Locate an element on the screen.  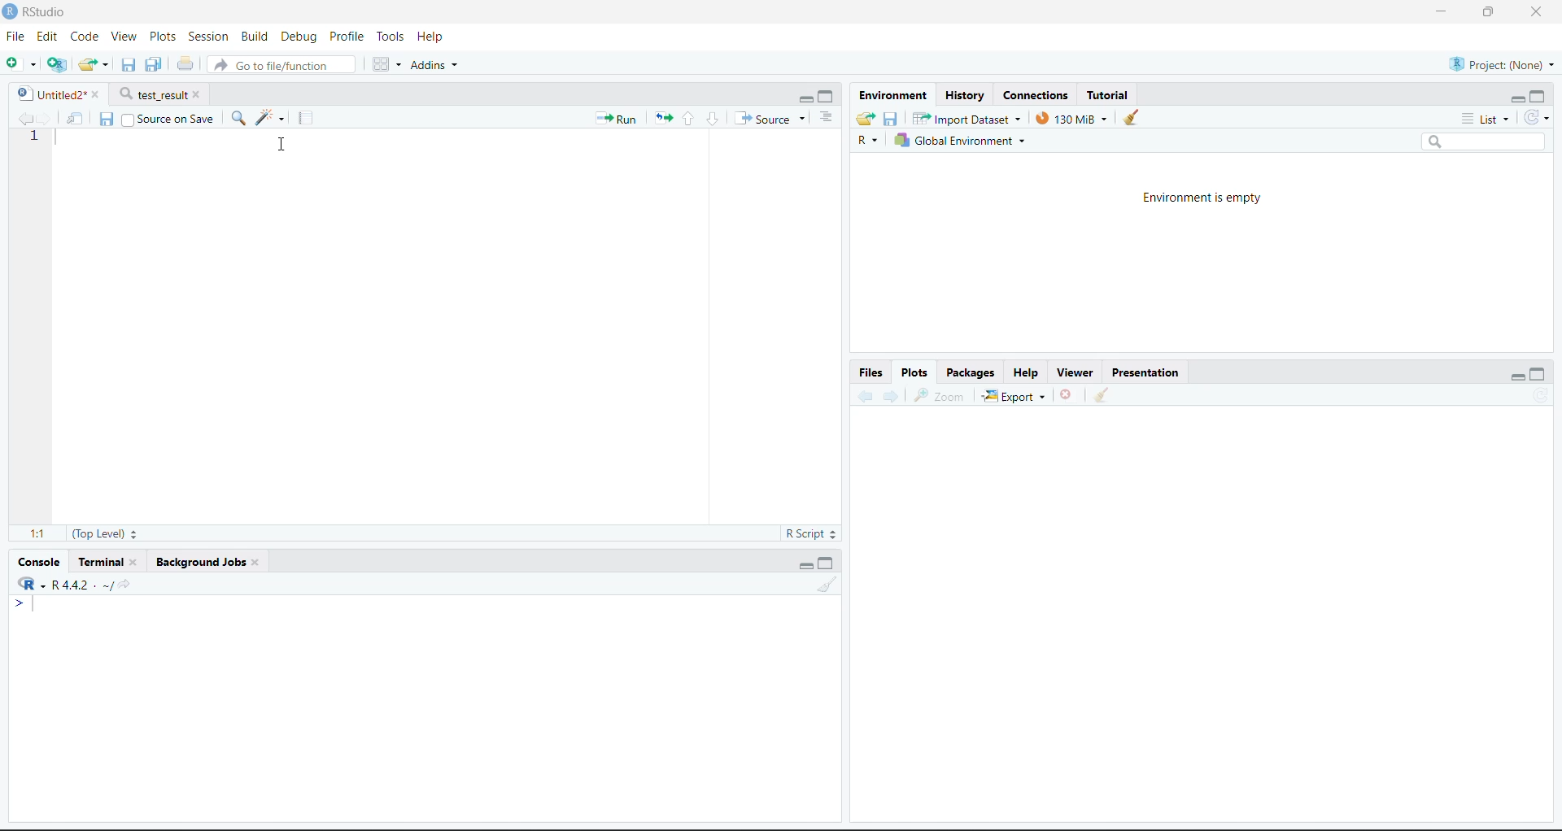
Go forward to the next source location (Ctrl + F10) is located at coordinates (50, 118).